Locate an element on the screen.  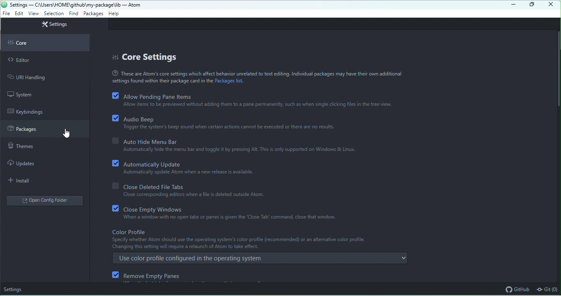
selection is located at coordinates (54, 14).